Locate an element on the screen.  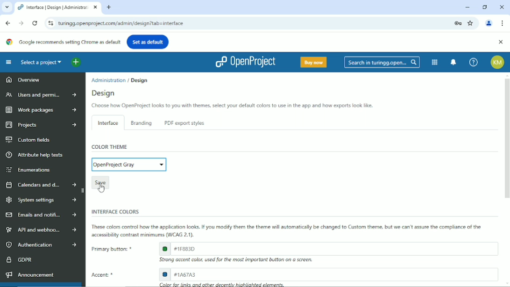
Calendars and dates is located at coordinates (41, 184).